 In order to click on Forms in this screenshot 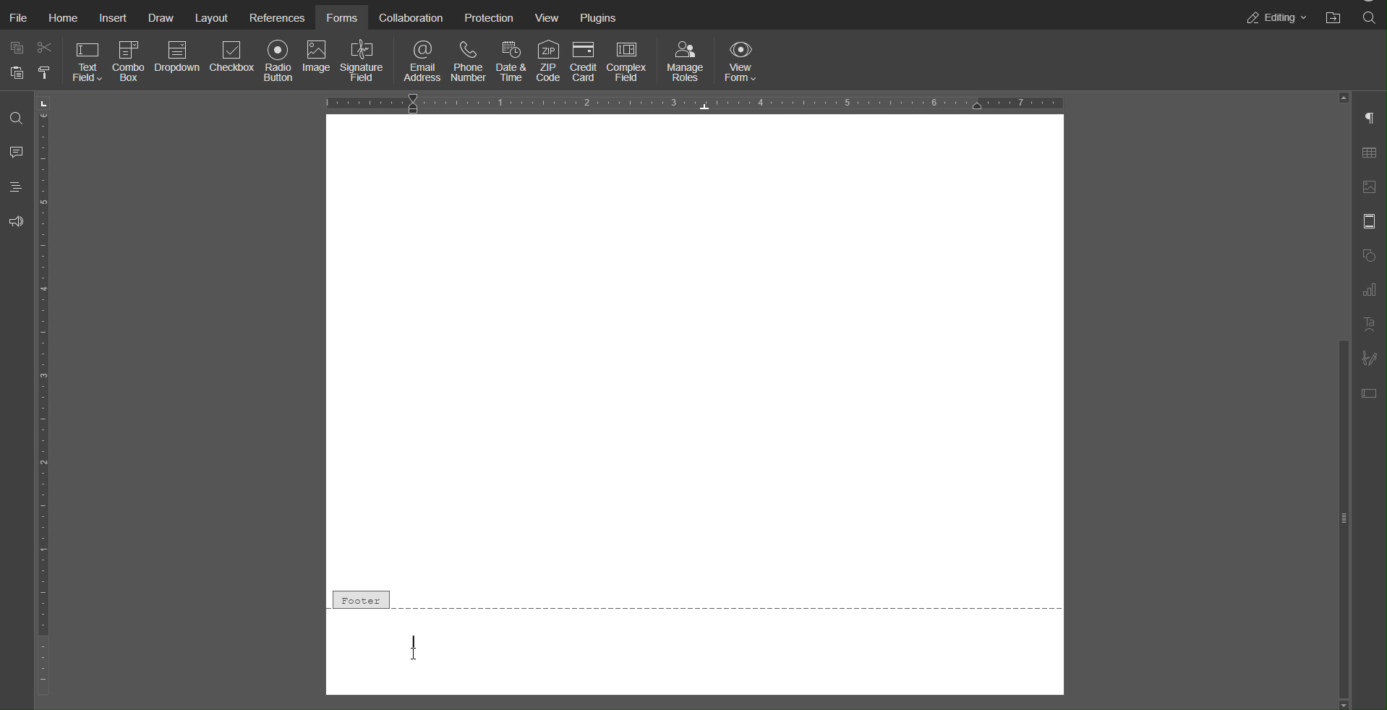, I will do `click(341, 16)`.